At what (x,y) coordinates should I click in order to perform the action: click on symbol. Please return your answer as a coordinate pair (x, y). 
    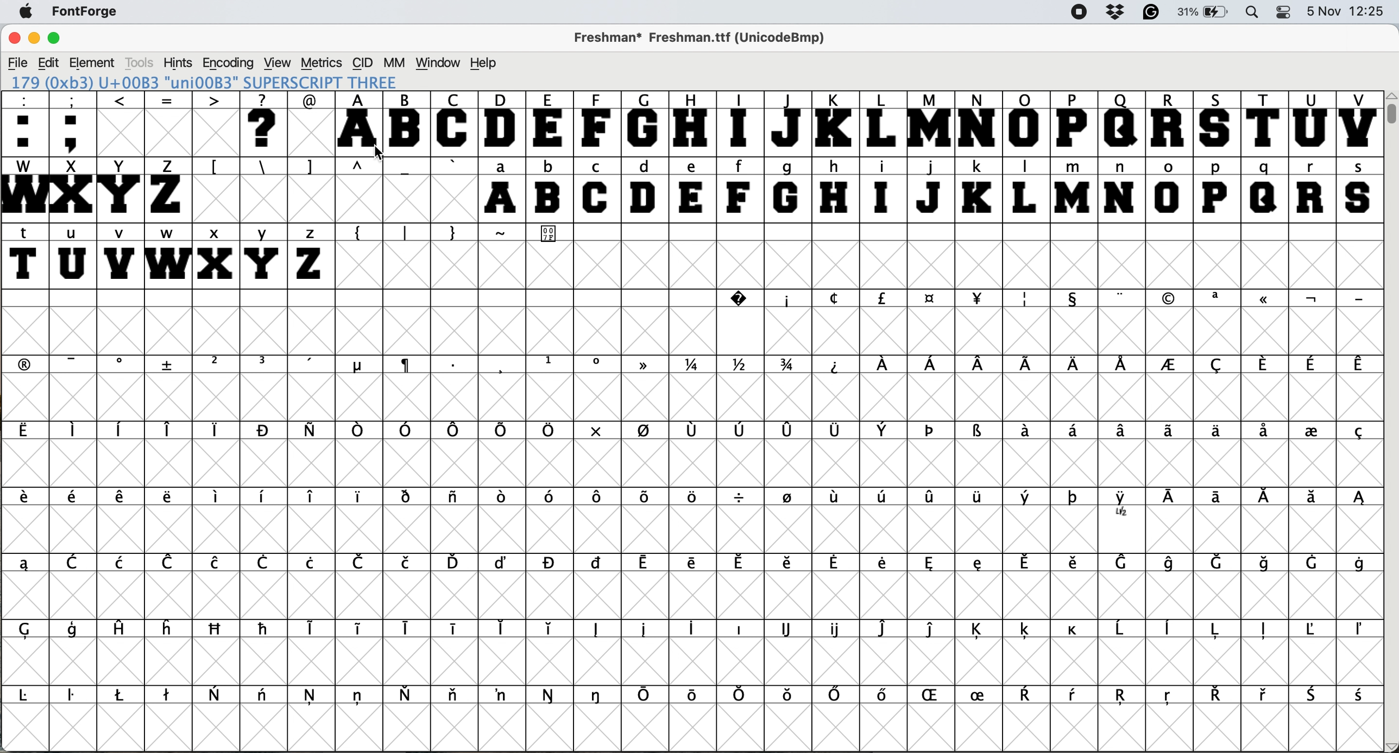
    Looking at the image, I should click on (1215, 695).